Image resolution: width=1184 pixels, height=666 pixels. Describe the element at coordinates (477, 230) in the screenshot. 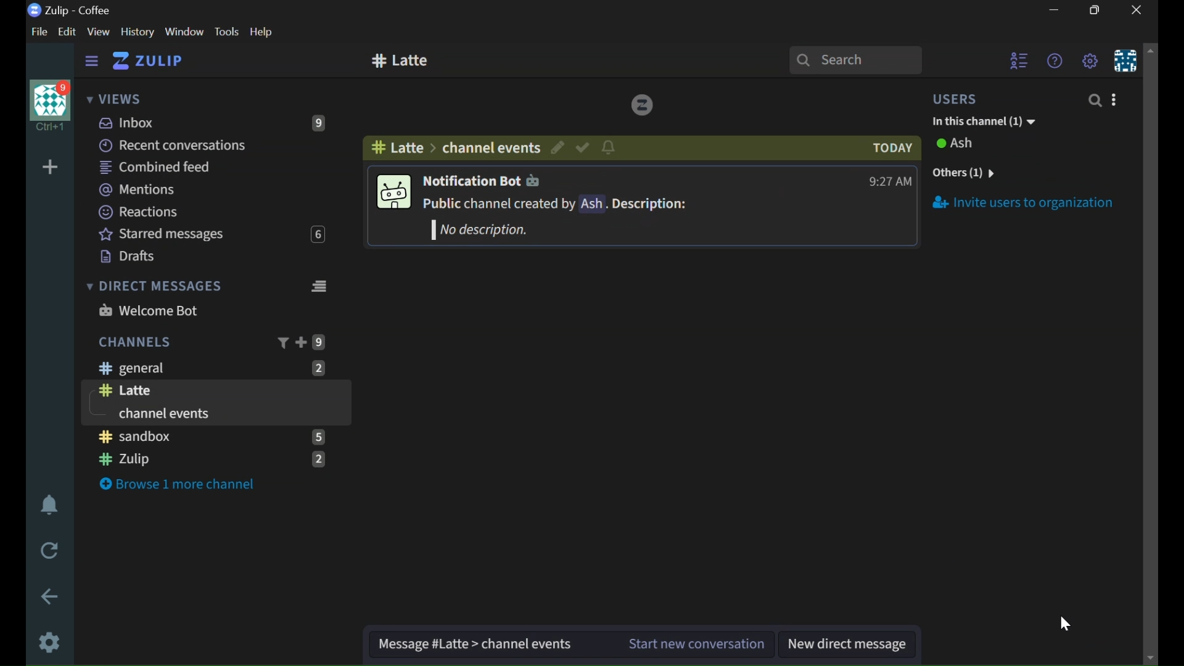

I see `No description` at that location.